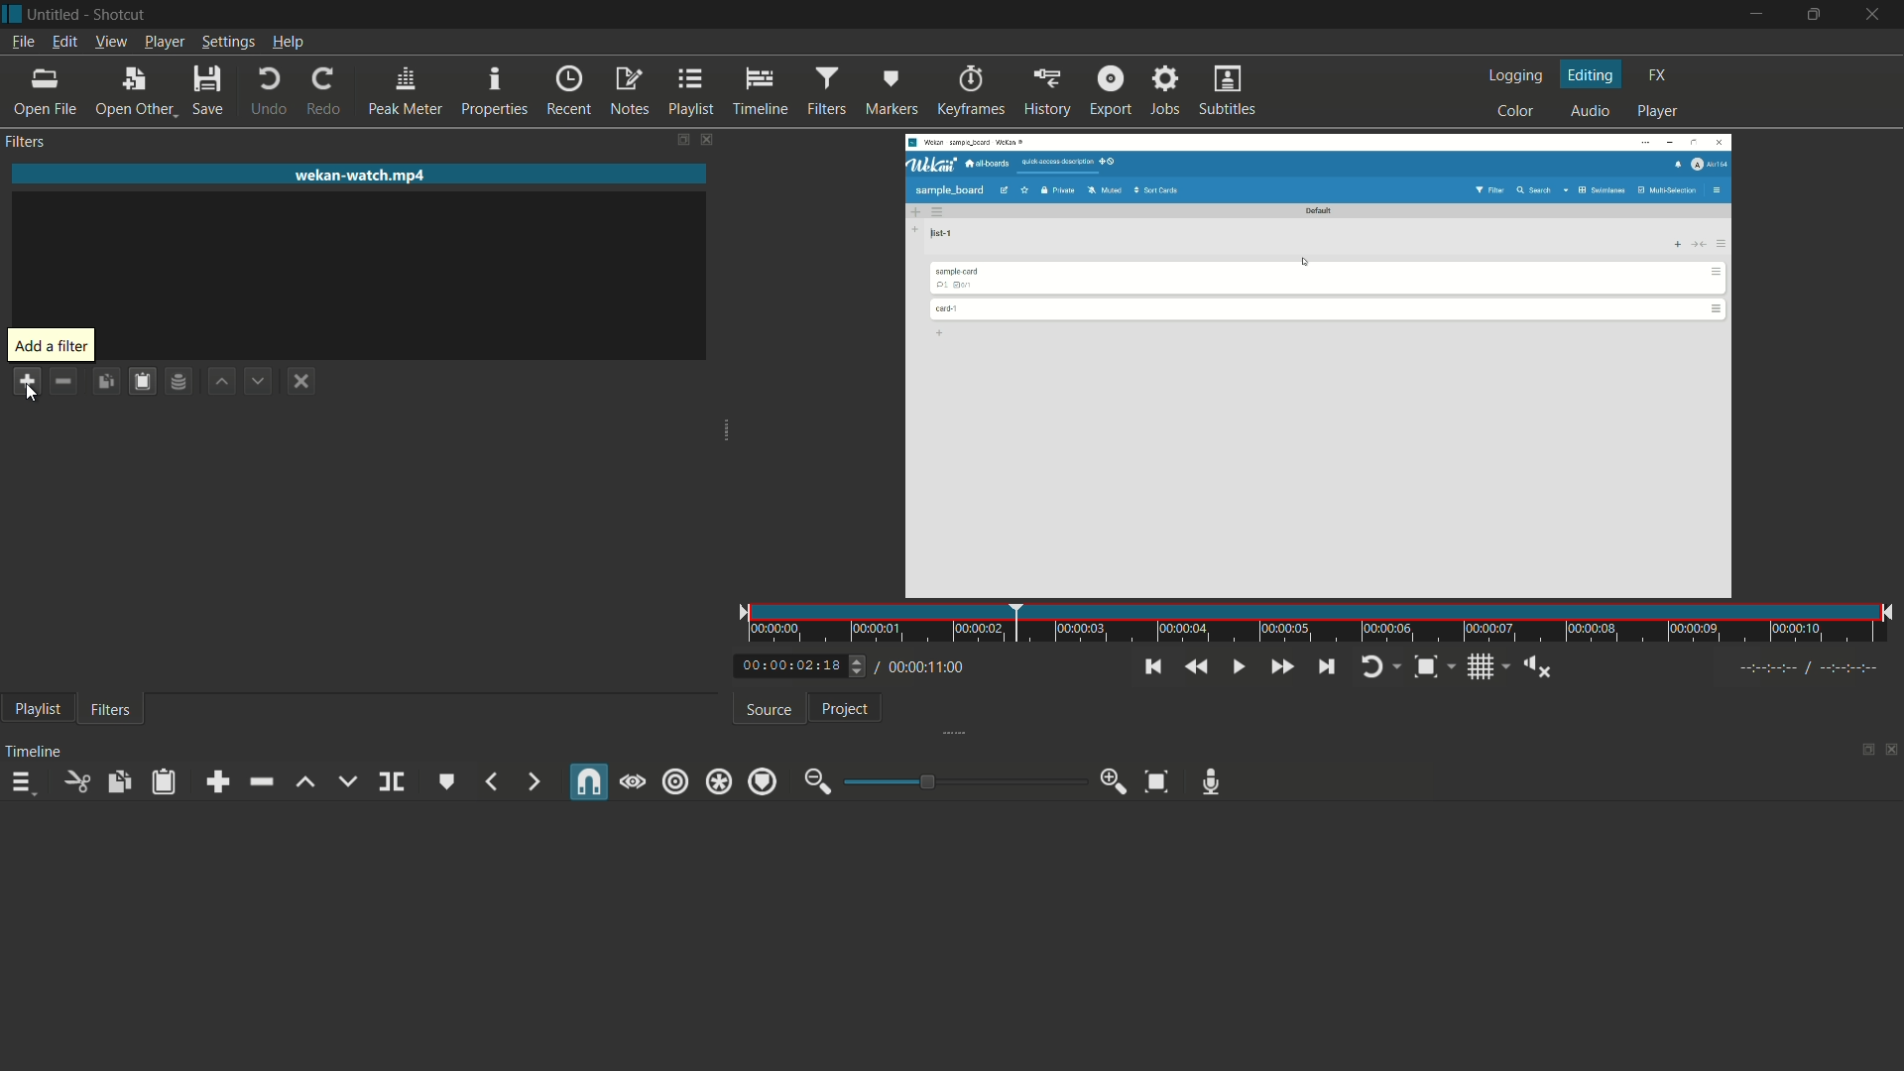 Image resolution: width=1904 pixels, height=1071 pixels. Describe the element at coordinates (43, 92) in the screenshot. I see `open file` at that location.